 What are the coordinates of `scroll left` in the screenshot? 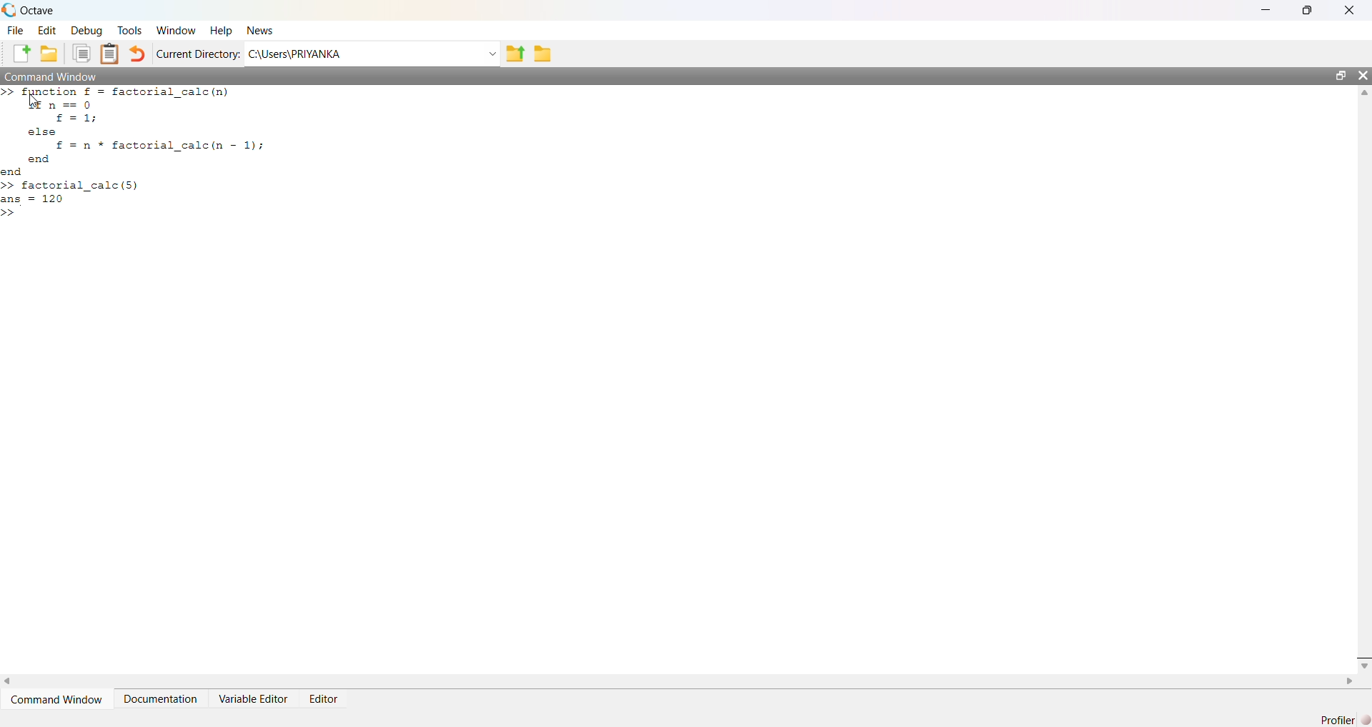 It's located at (9, 681).